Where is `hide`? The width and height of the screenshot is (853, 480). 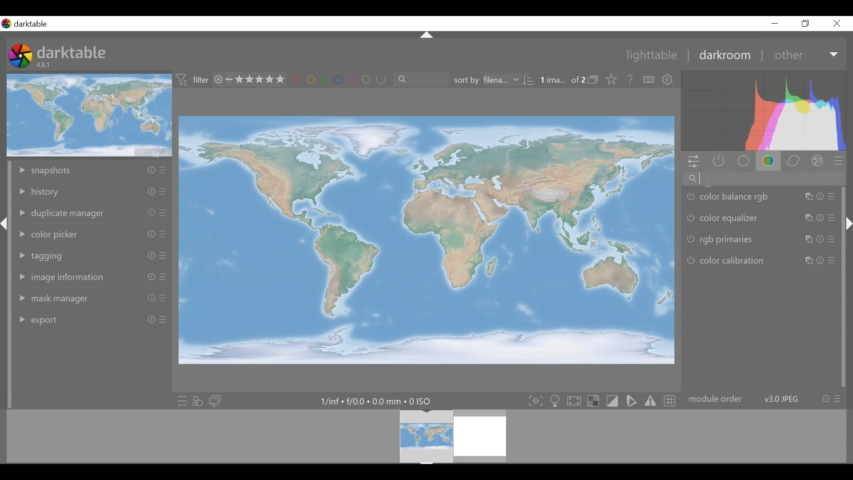
hide is located at coordinates (848, 224).